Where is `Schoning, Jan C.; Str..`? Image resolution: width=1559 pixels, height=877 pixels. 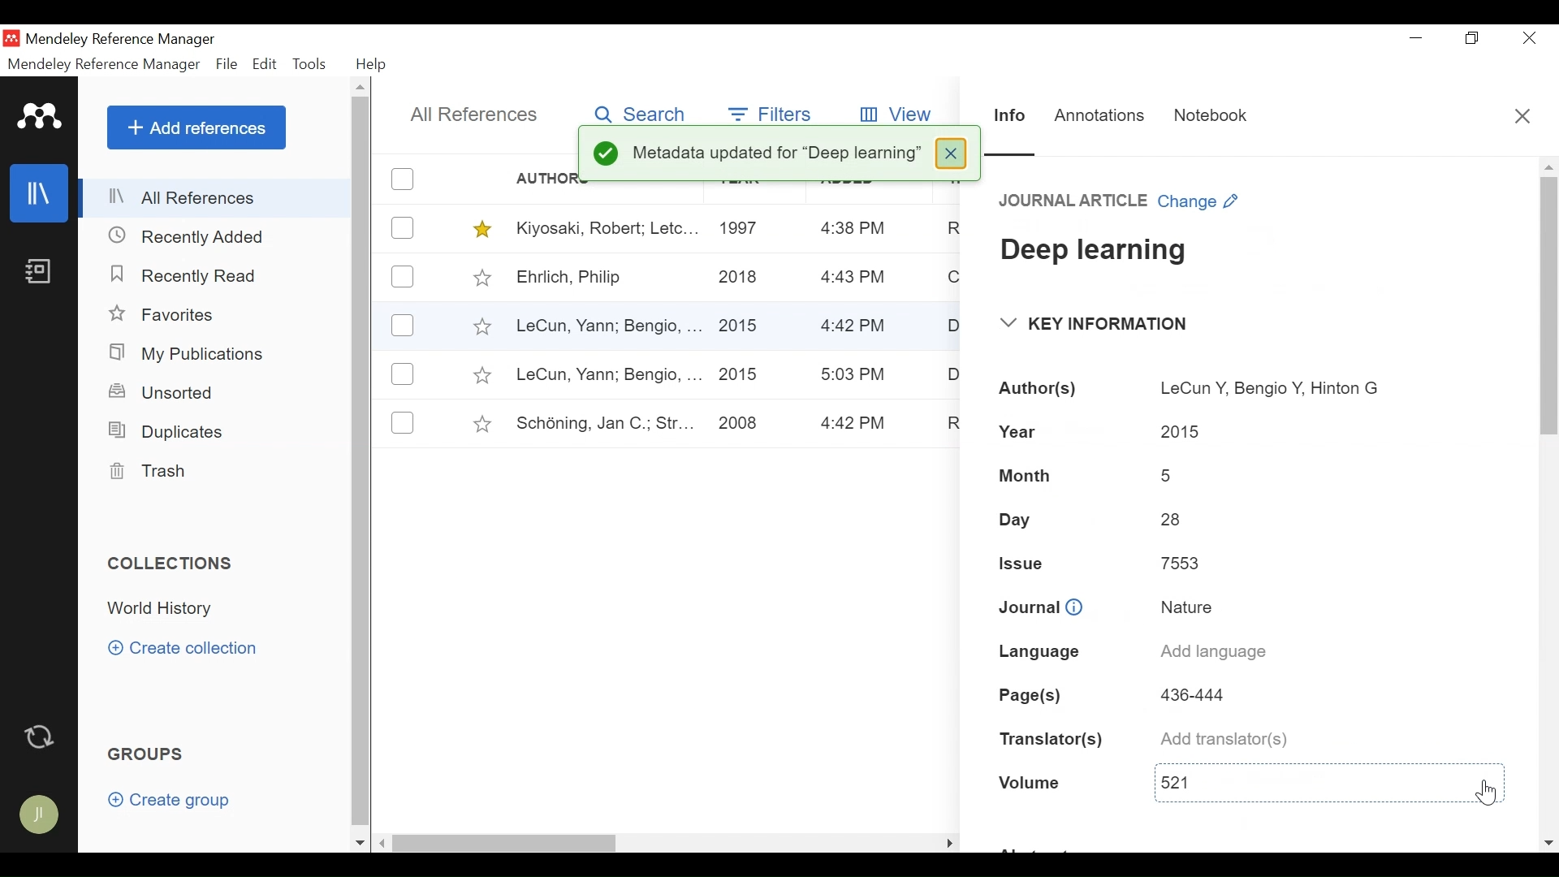
Schoning, Jan C.; Str.. is located at coordinates (599, 421).